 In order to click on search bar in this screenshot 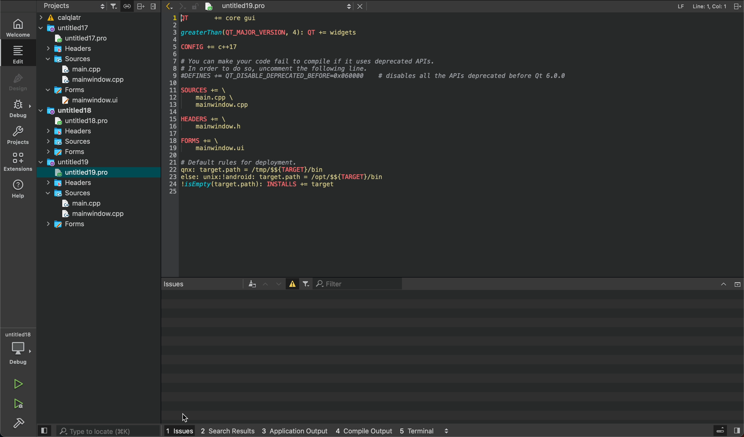, I will do `click(106, 431)`.